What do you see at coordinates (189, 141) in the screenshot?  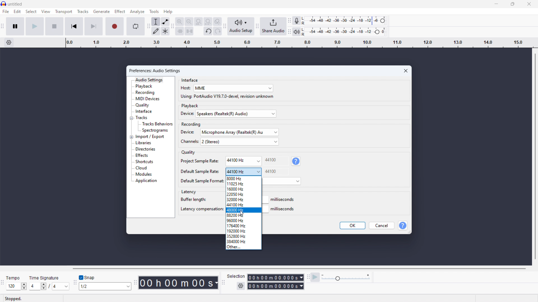 I see `Channels ` at bounding box center [189, 141].